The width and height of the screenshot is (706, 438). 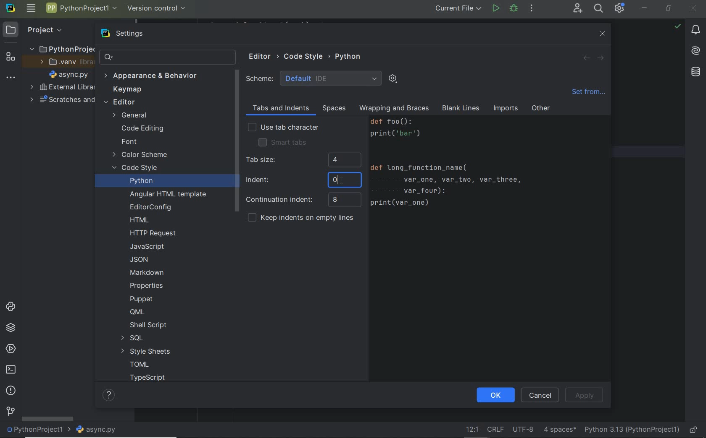 I want to click on SHELL SCRIPT, so click(x=148, y=326).